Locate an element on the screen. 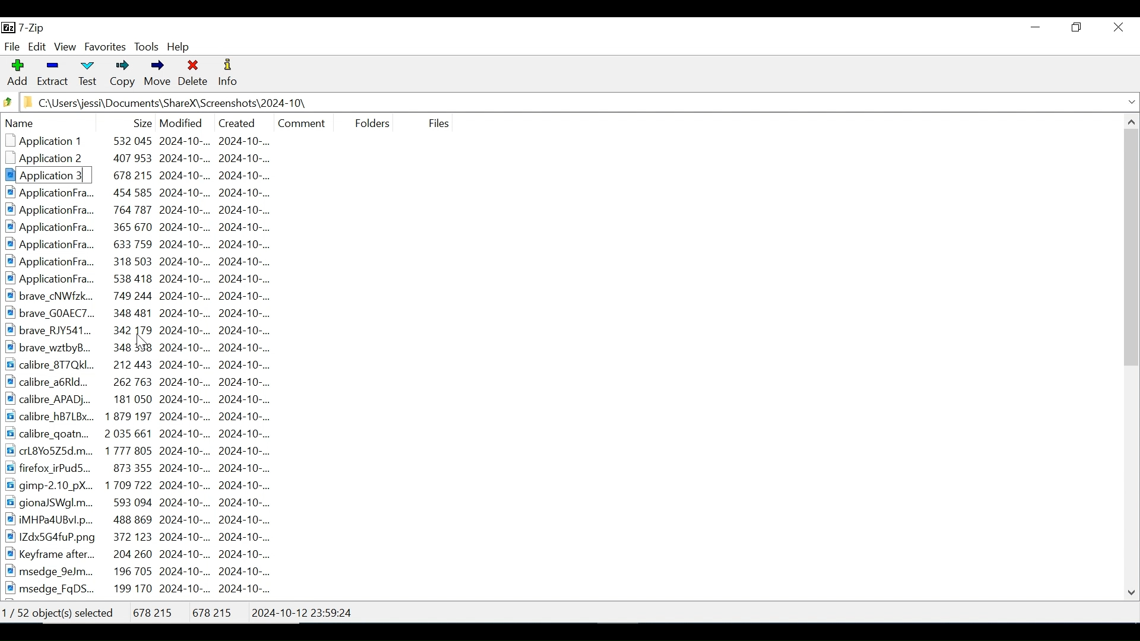  Size is located at coordinates (140, 121).